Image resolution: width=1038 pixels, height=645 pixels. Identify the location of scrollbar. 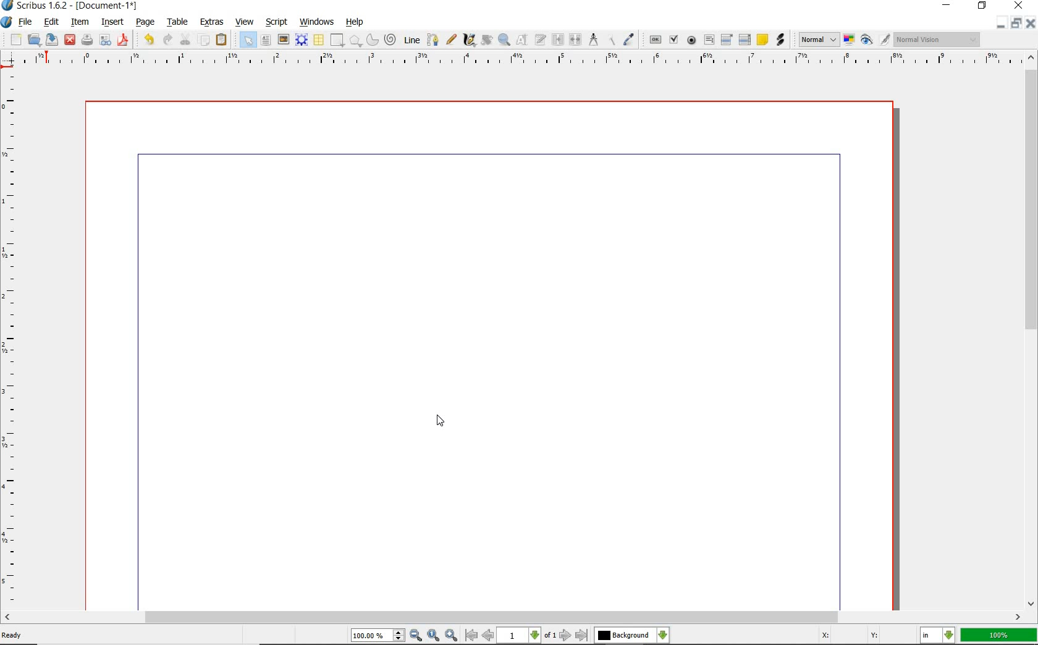
(1031, 331).